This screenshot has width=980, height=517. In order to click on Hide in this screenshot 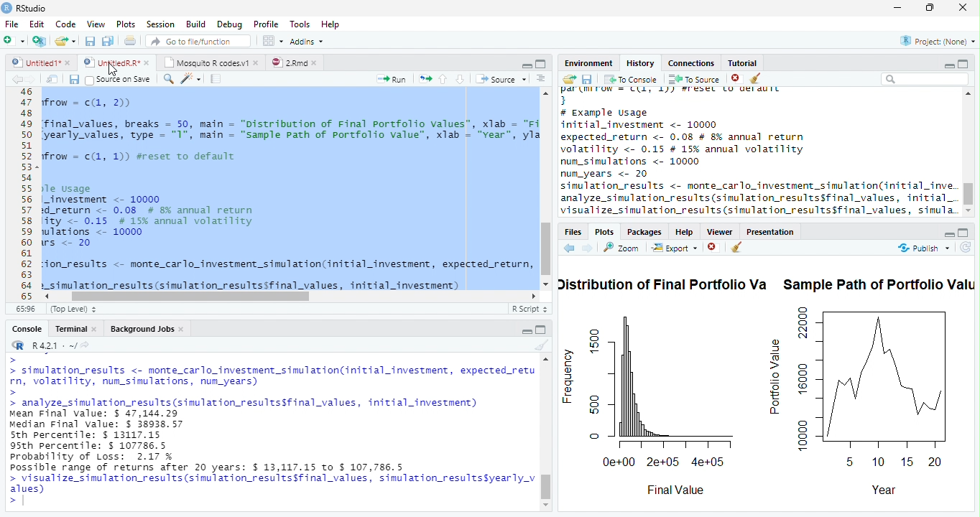, I will do `click(526, 331)`.